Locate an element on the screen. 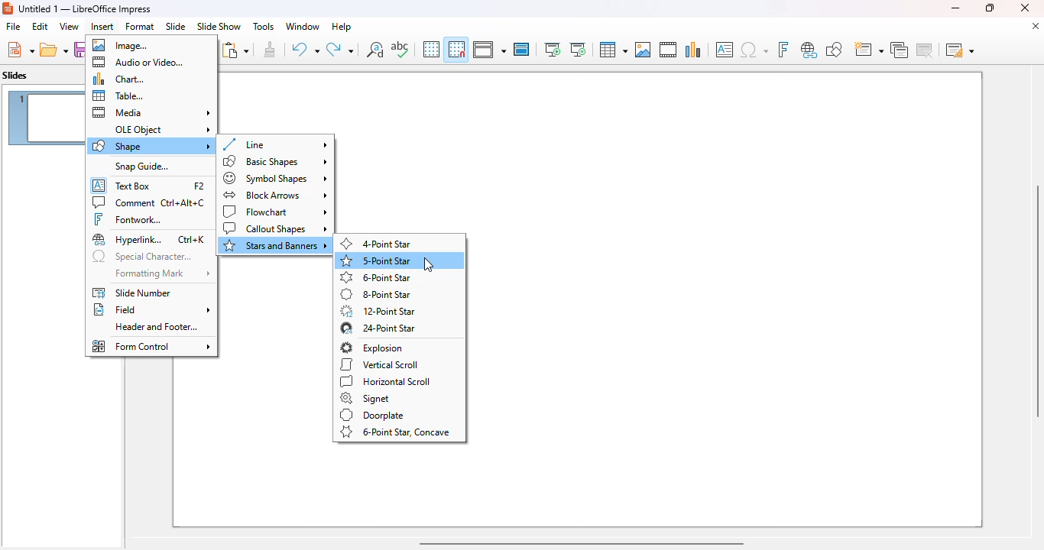  start from first slide is located at coordinates (552, 50).